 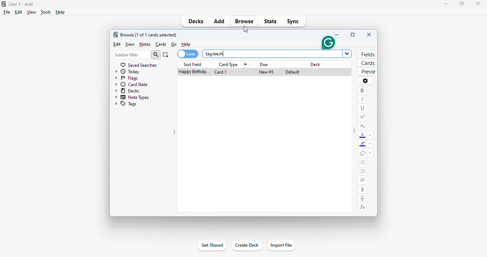 What do you see at coordinates (188, 54) in the screenshot?
I see `cards` at bounding box center [188, 54].